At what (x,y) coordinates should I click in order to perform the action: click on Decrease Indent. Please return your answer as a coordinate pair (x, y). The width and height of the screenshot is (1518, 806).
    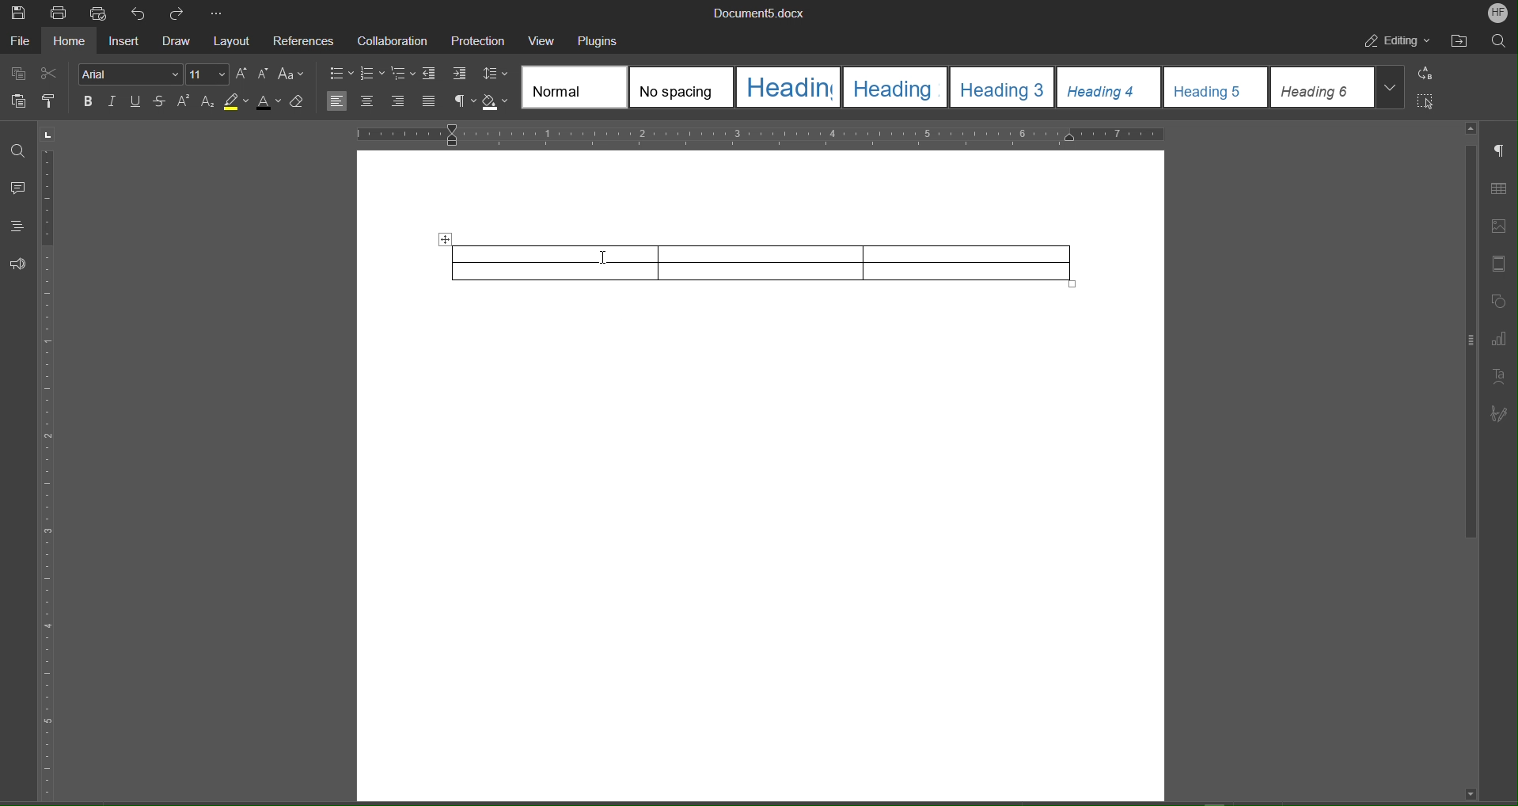
    Looking at the image, I should click on (432, 74).